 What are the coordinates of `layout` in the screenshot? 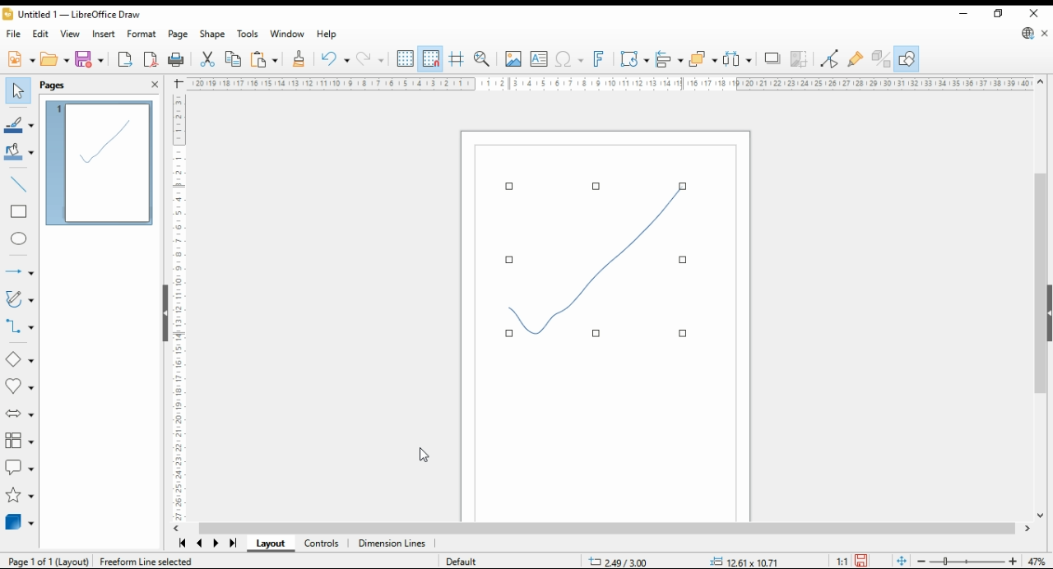 It's located at (271, 543).